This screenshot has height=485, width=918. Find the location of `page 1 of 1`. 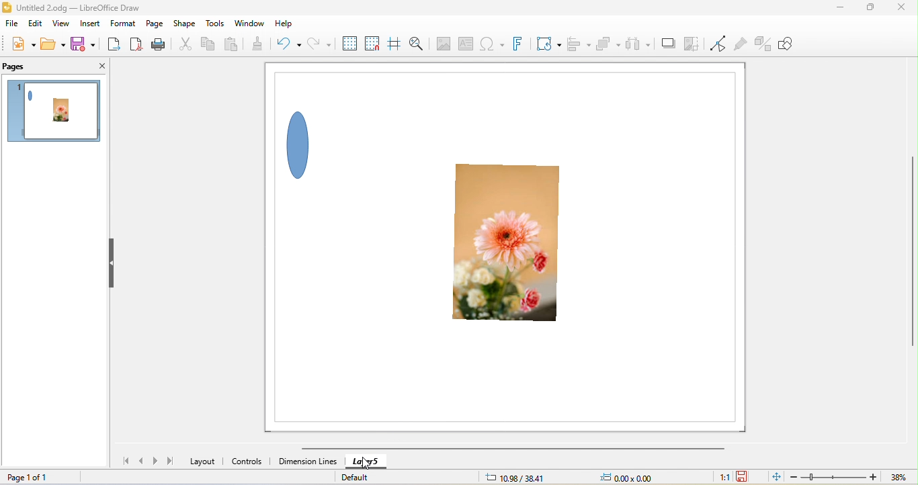

page 1 of 1 is located at coordinates (28, 477).